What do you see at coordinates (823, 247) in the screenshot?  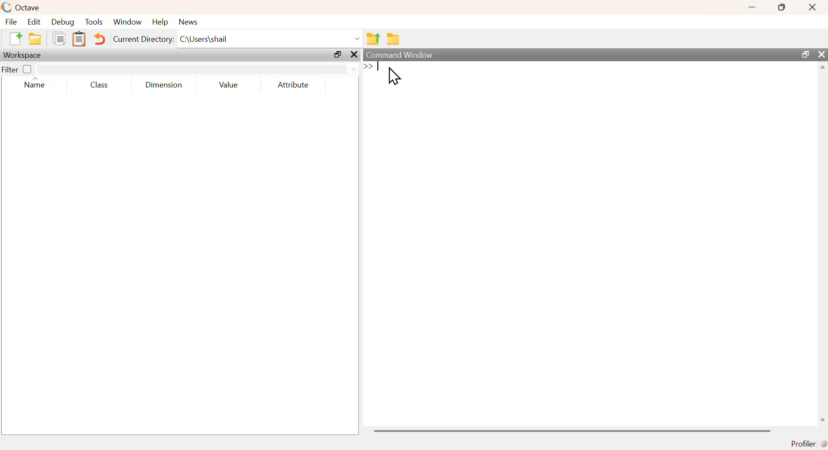 I see `scrollbar` at bounding box center [823, 247].